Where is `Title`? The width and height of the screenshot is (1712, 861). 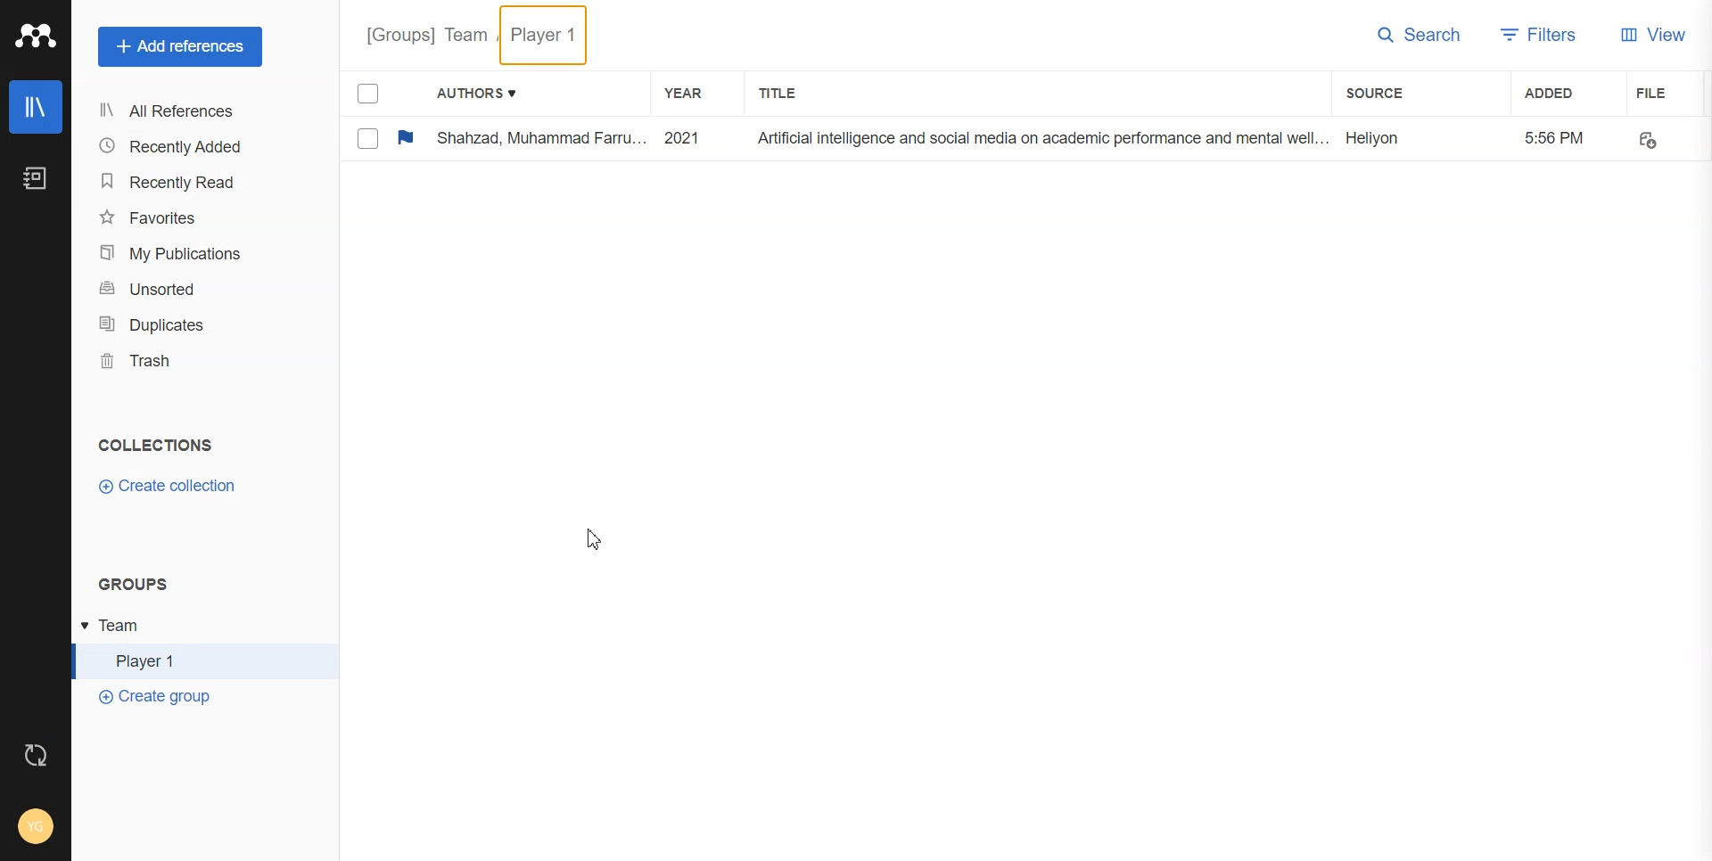
Title is located at coordinates (780, 91).